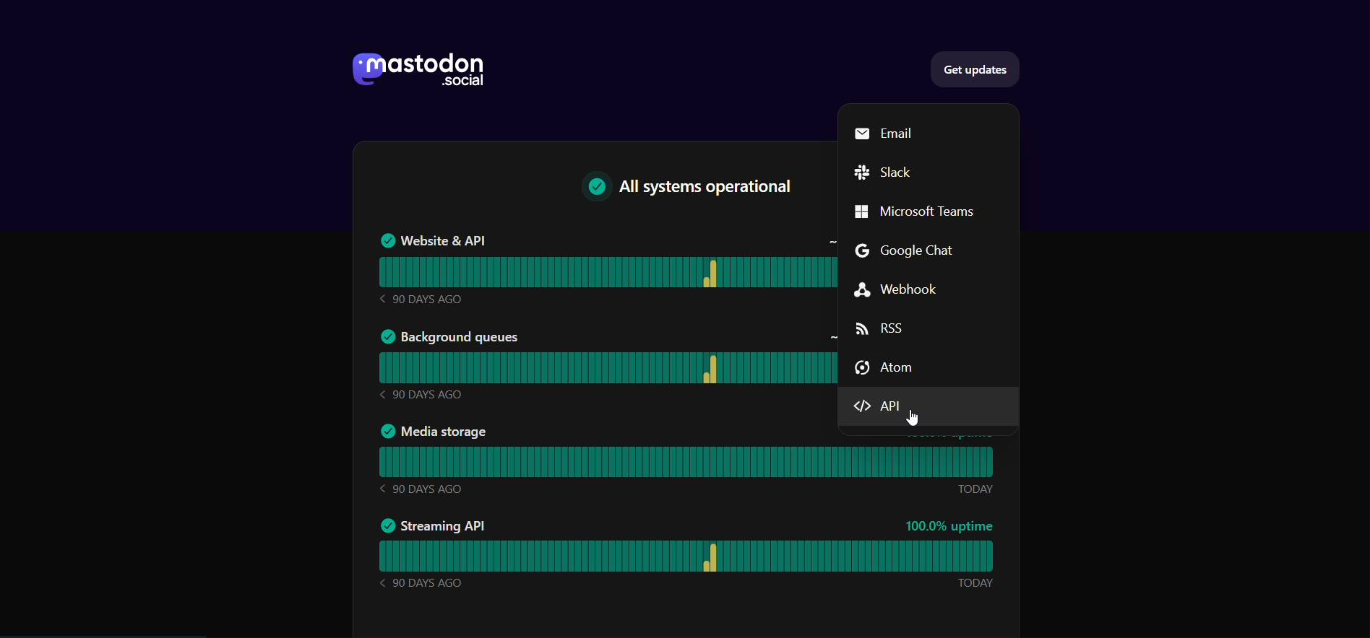 The width and height of the screenshot is (1370, 638). What do you see at coordinates (914, 290) in the screenshot?
I see `Webhook` at bounding box center [914, 290].